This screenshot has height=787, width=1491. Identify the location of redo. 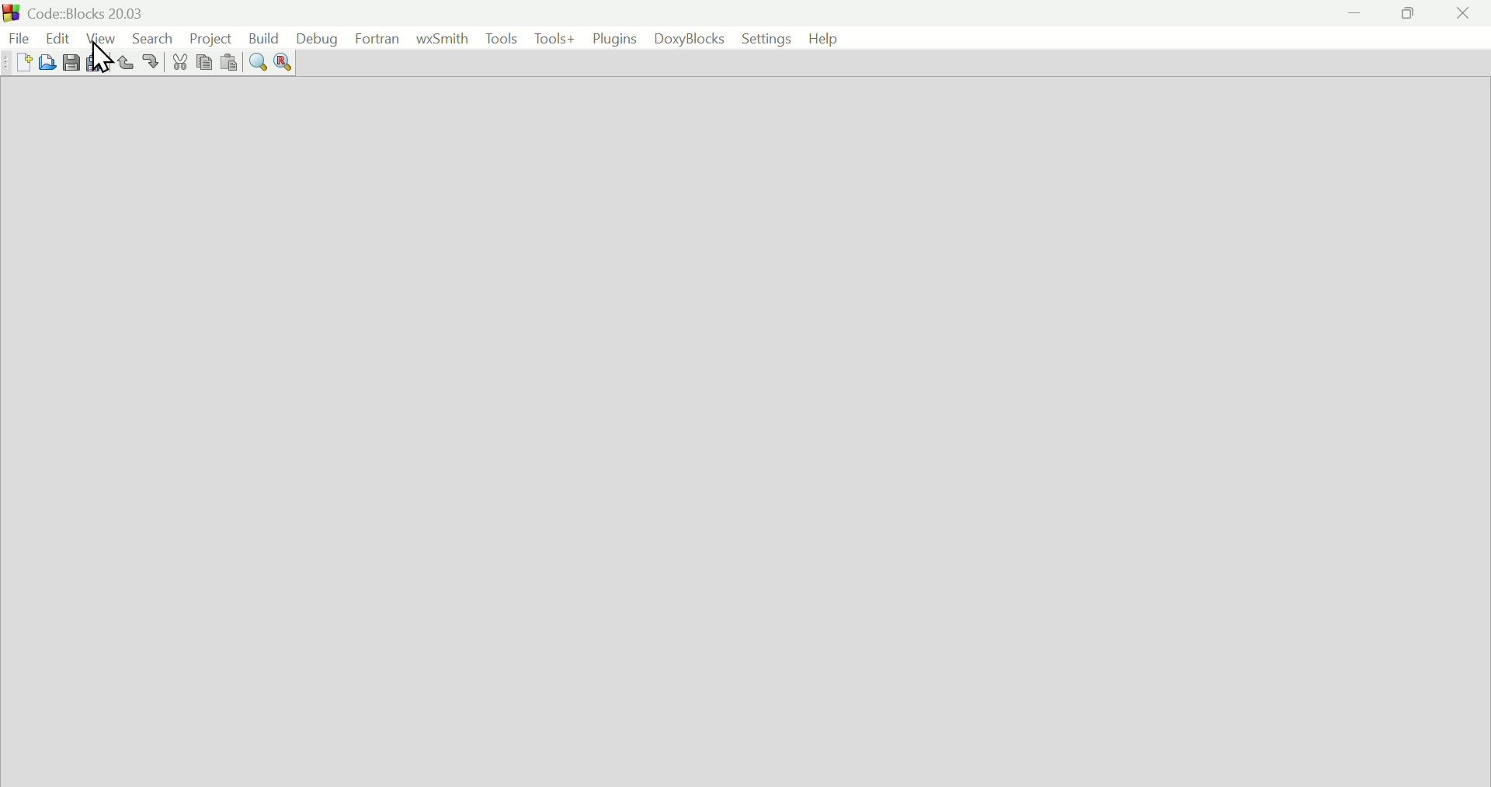
(152, 63).